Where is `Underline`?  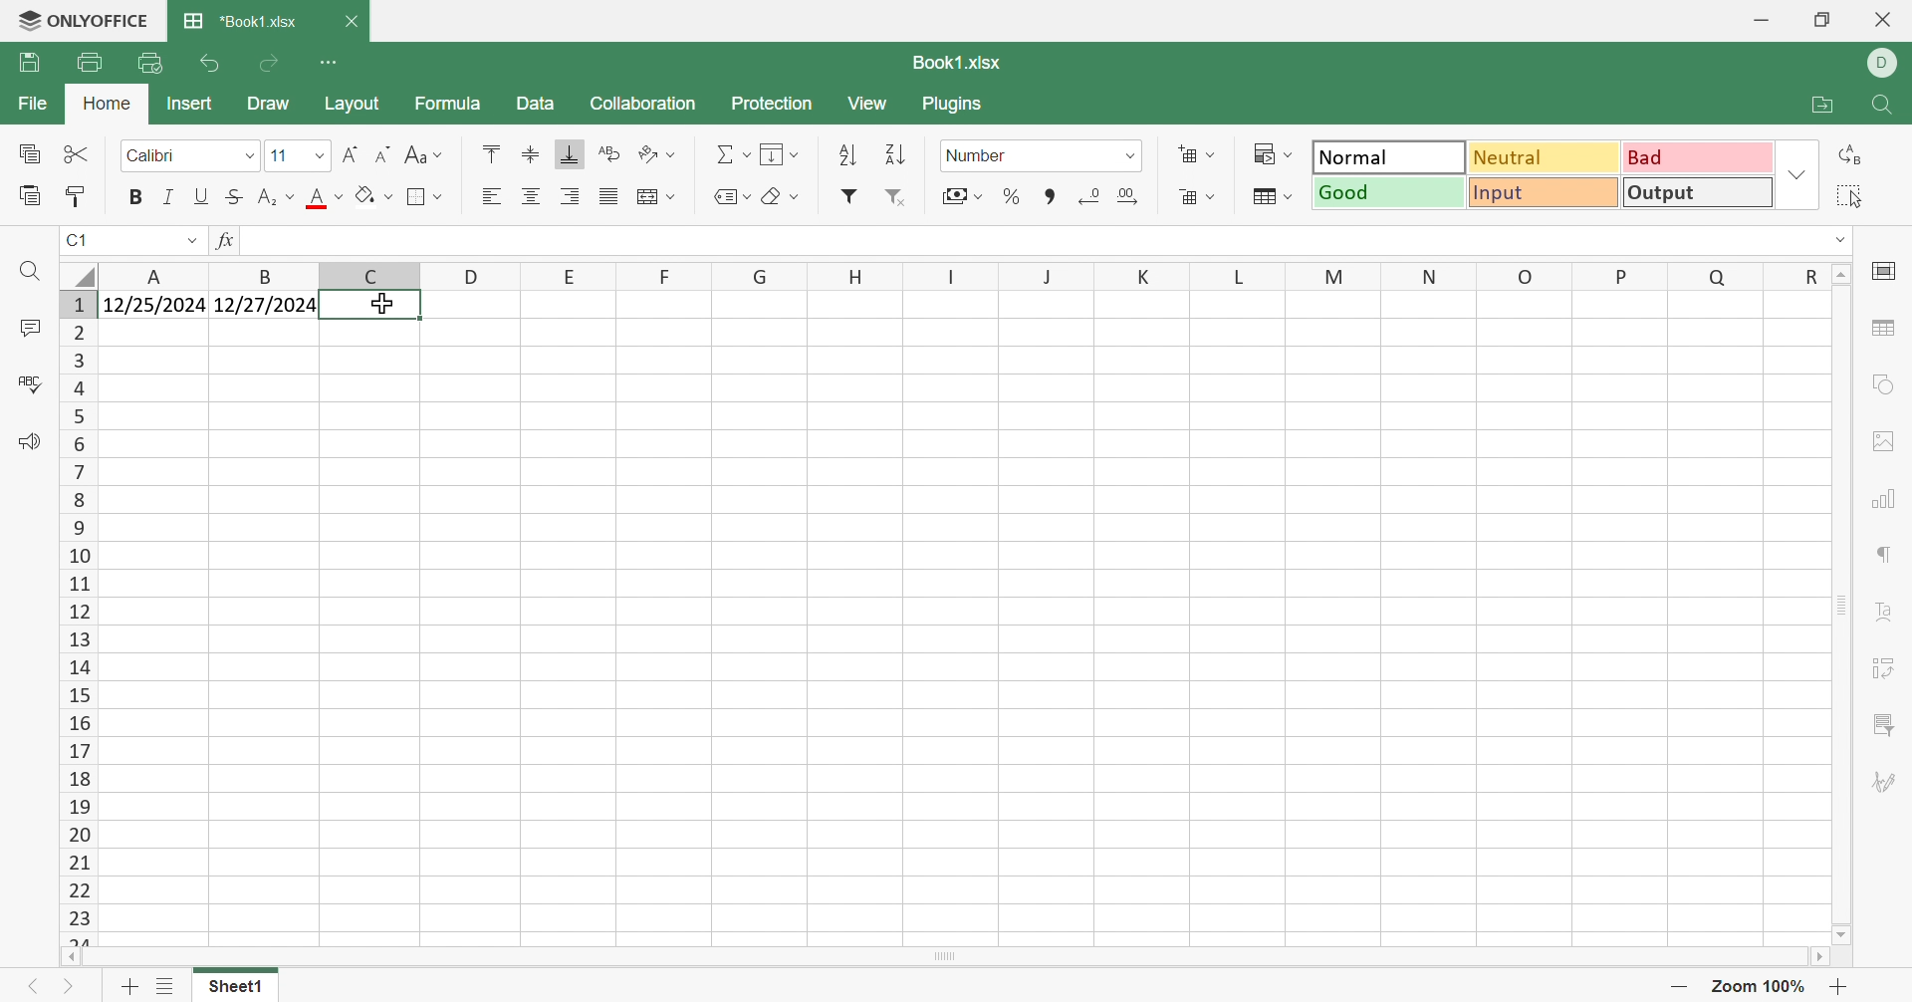 Underline is located at coordinates (201, 195).